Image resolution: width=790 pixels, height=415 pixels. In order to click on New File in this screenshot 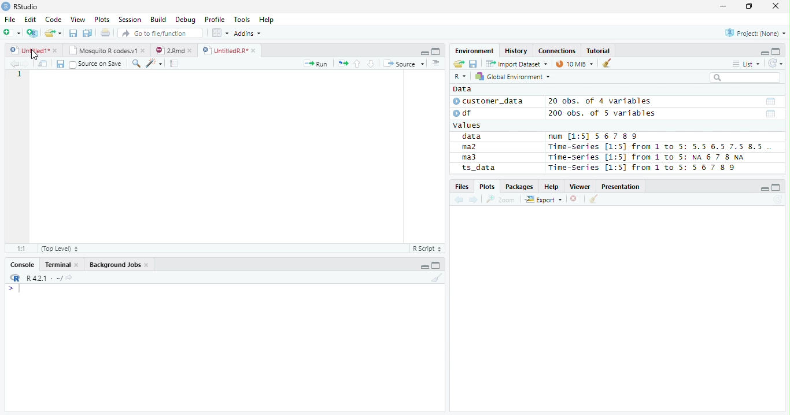, I will do `click(12, 32)`.